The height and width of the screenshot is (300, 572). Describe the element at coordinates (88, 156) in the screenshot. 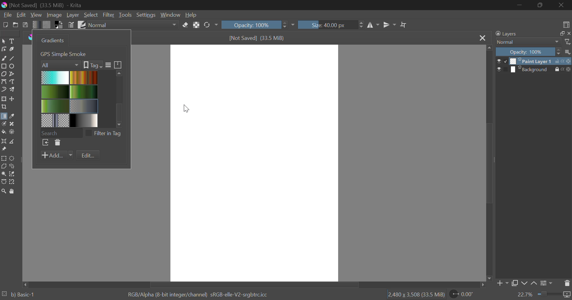

I see `Edit...` at that location.